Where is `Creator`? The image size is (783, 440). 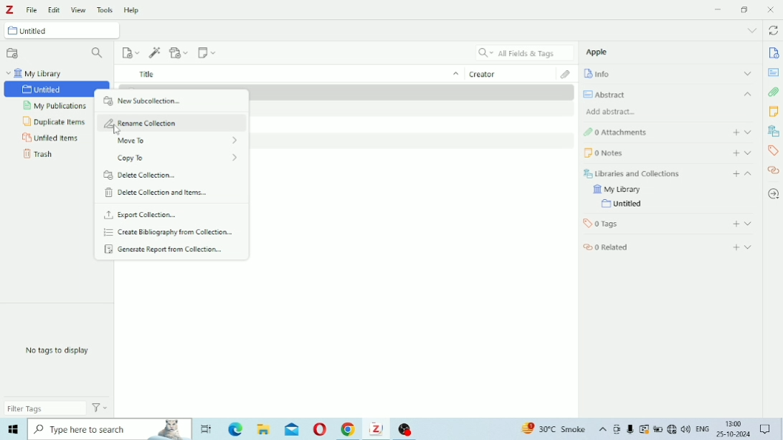
Creator is located at coordinates (513, 72).